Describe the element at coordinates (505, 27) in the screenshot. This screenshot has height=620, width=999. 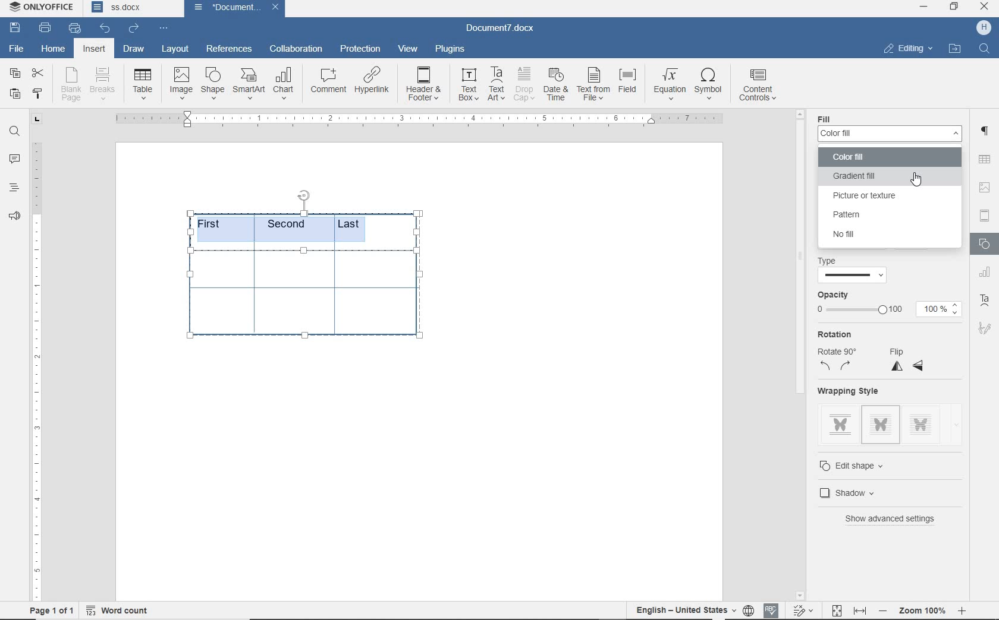
I see `document name` at that location.